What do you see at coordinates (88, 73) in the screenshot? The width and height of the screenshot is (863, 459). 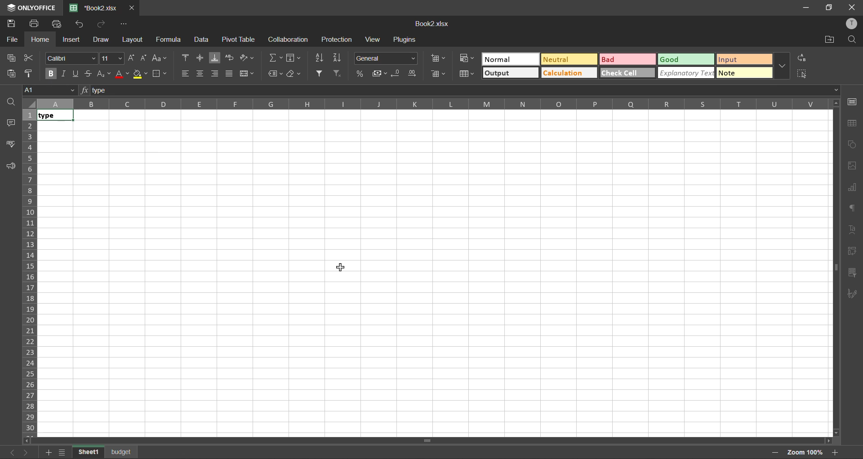 I see `strikethrough` at bounding box center [88, 73].